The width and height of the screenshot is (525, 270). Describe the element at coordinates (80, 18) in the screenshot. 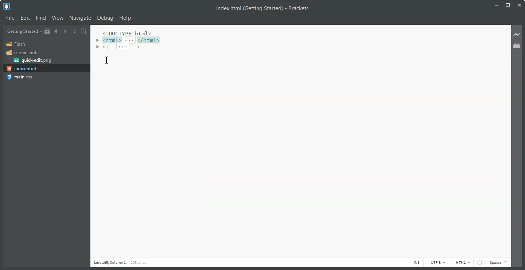

I see `Navigate` at that location.